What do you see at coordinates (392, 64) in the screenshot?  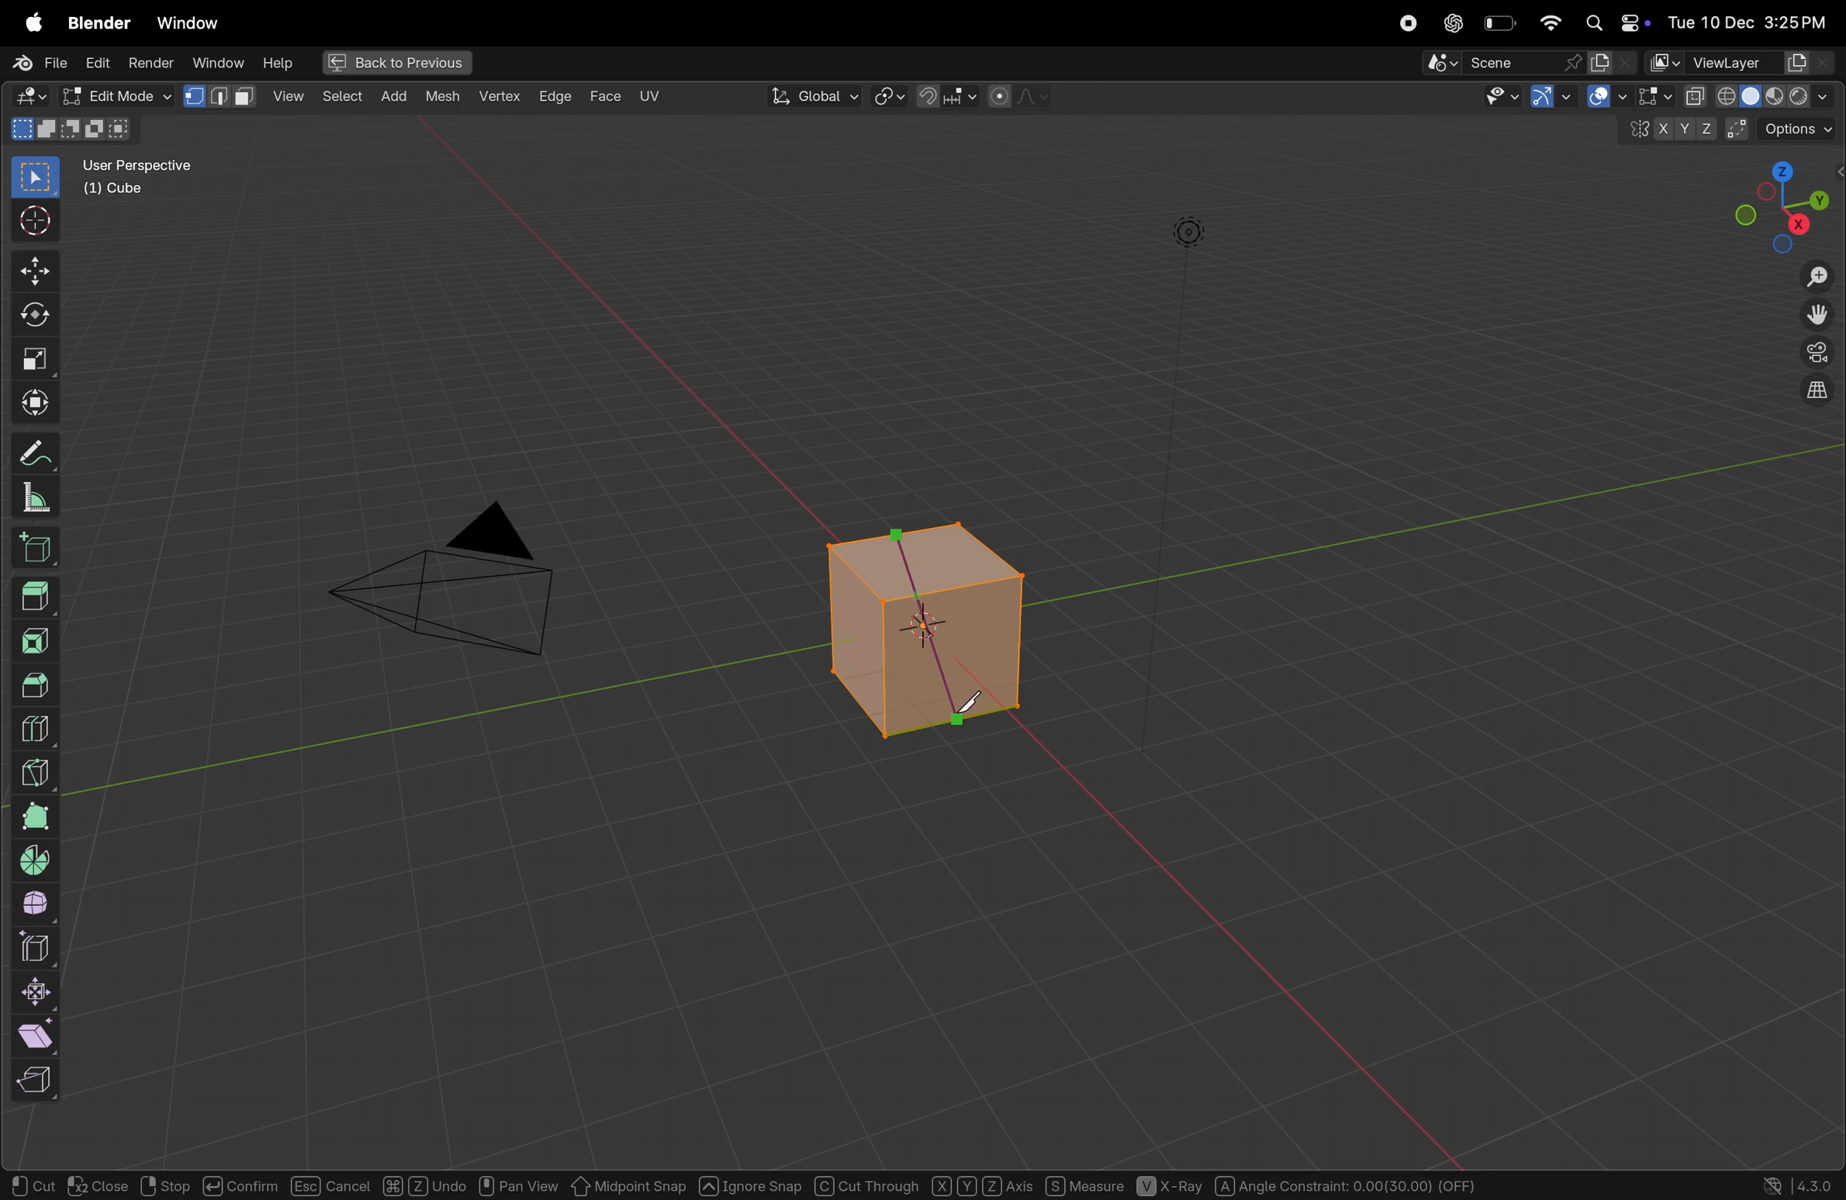 I see `Back to previous` at bounding box center [392, 64].